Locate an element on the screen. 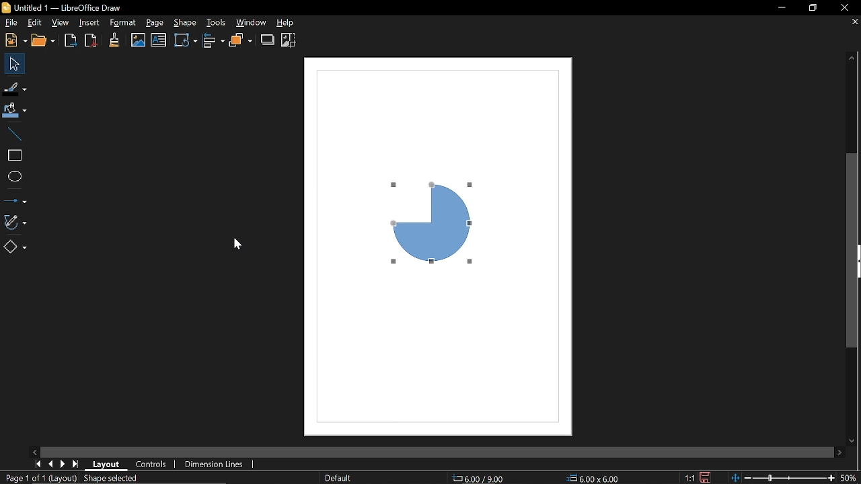  Lines and arrows is located at coordinates (16, 197).